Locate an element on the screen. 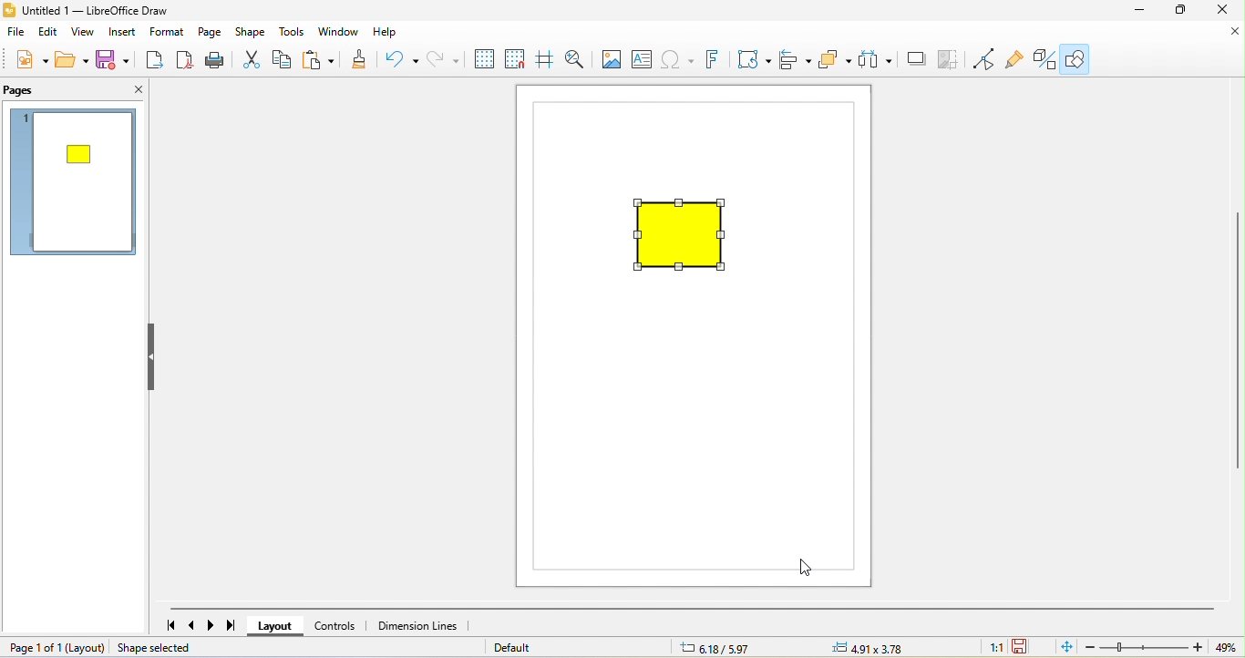  new  is located at coordinates (31, 57).